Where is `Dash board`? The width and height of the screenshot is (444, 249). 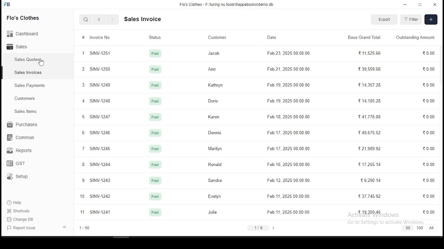 Dash board is located at coordinates (141, 19).